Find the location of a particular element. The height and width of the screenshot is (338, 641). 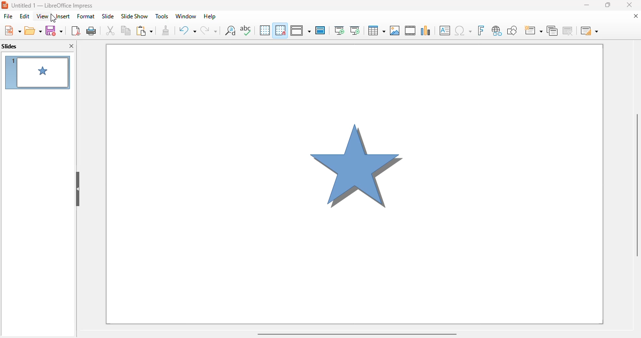

insert audio or video is located at coordinates (411, 31).